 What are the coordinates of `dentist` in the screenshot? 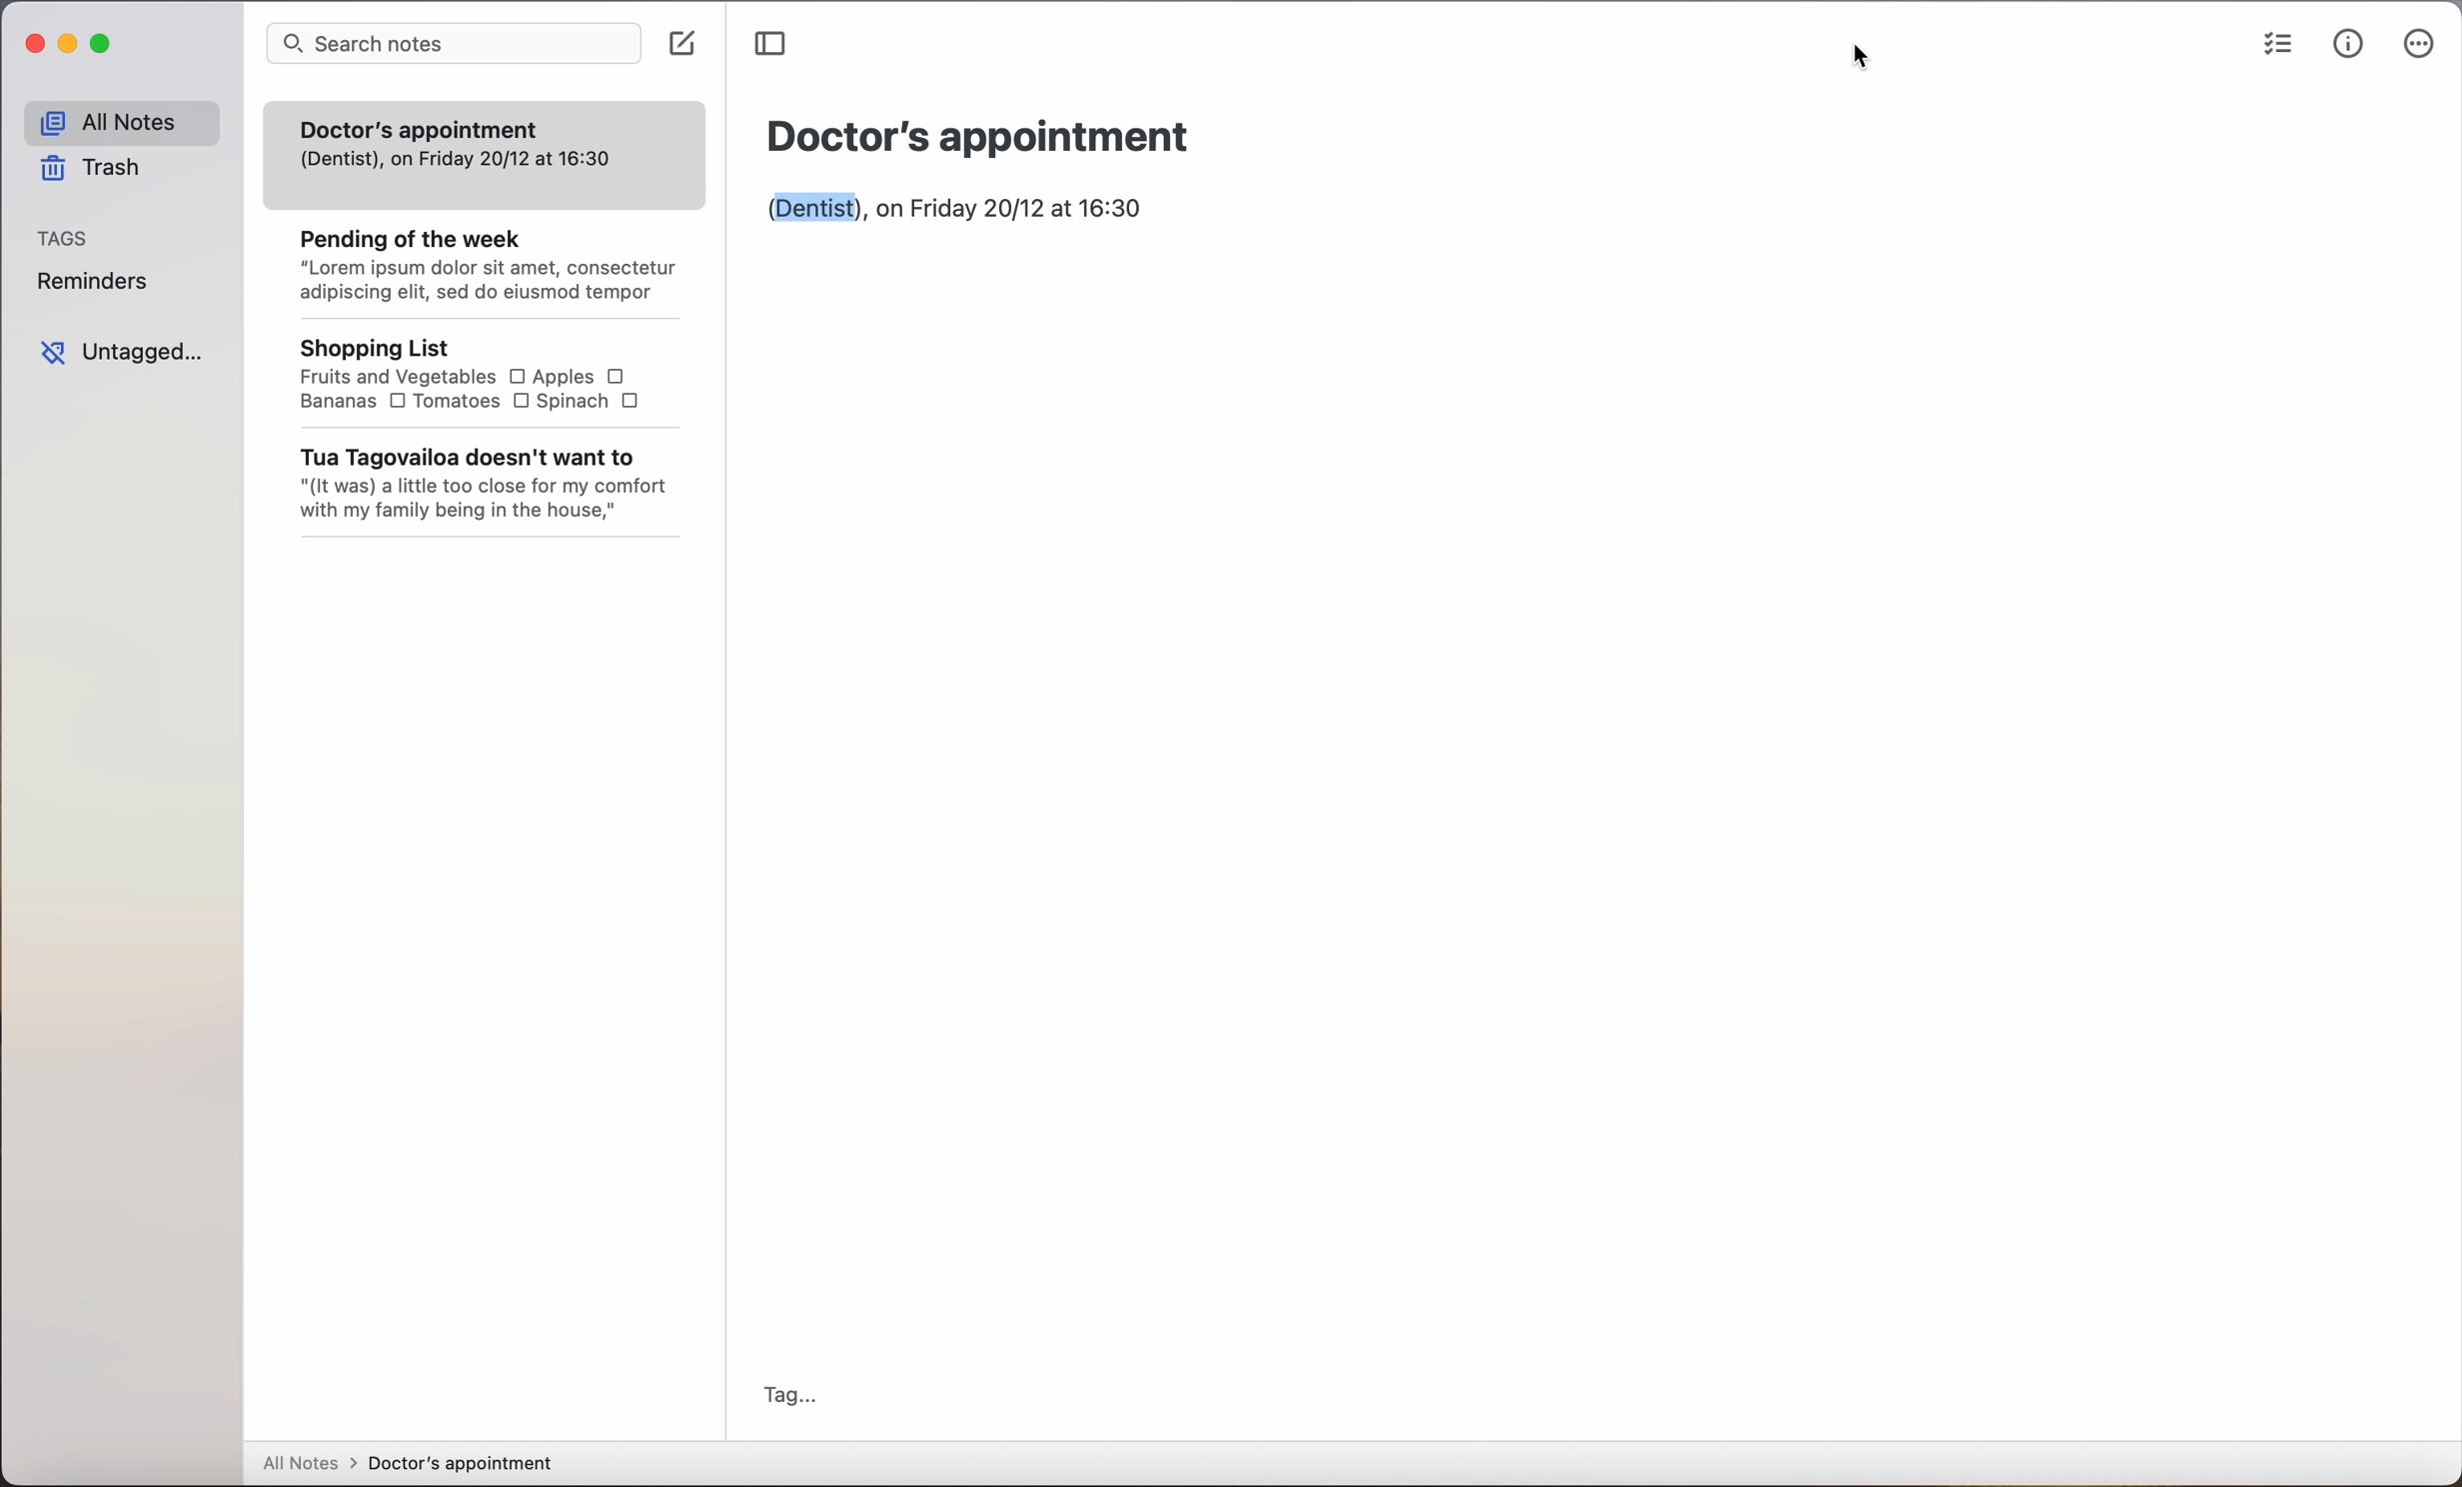 It's located at (813, 208).